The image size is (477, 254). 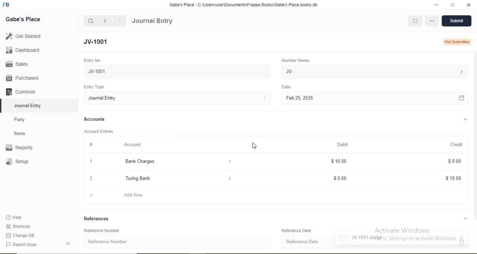 What do you see at coordinates (98, 218) in the screenshot?
I see `References.` at bounding box center [98, 218].